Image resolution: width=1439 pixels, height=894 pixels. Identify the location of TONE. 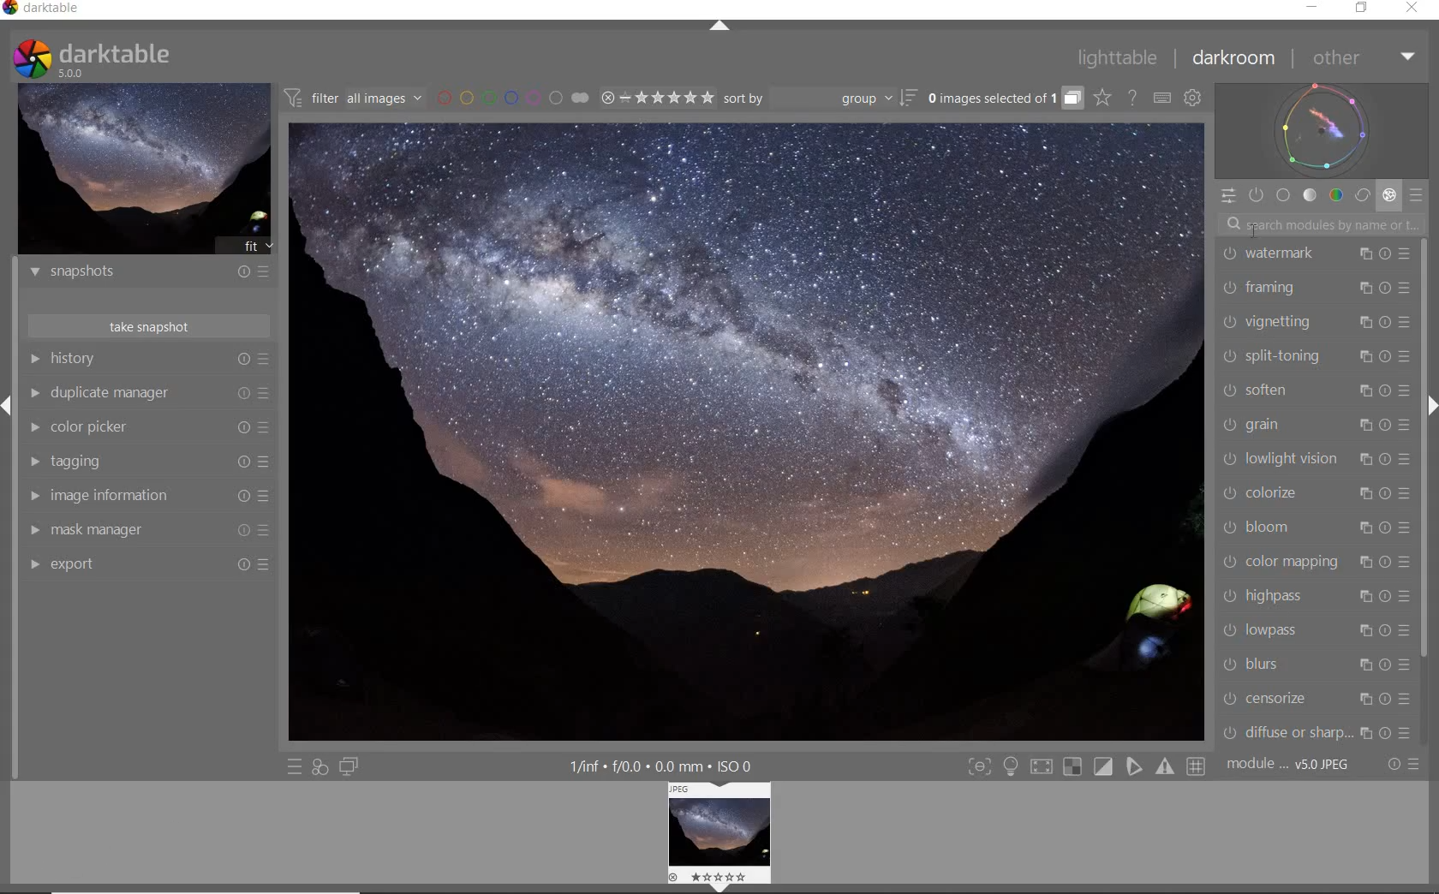
(1311, 197).